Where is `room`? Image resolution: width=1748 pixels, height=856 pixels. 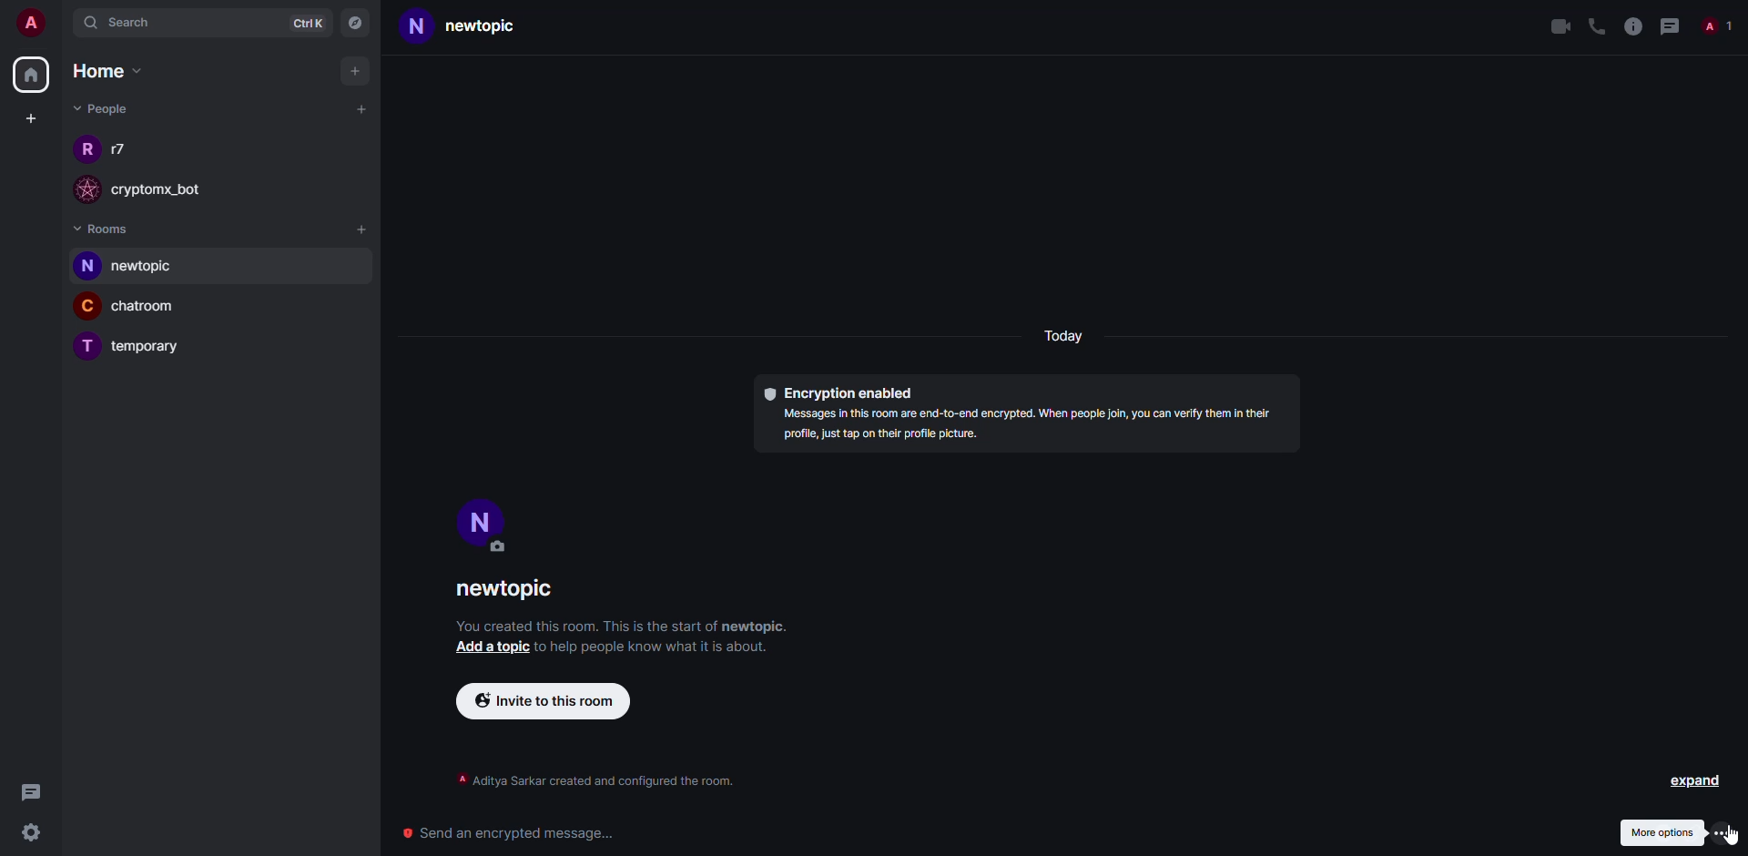
room is located at coordinates (148, 348).